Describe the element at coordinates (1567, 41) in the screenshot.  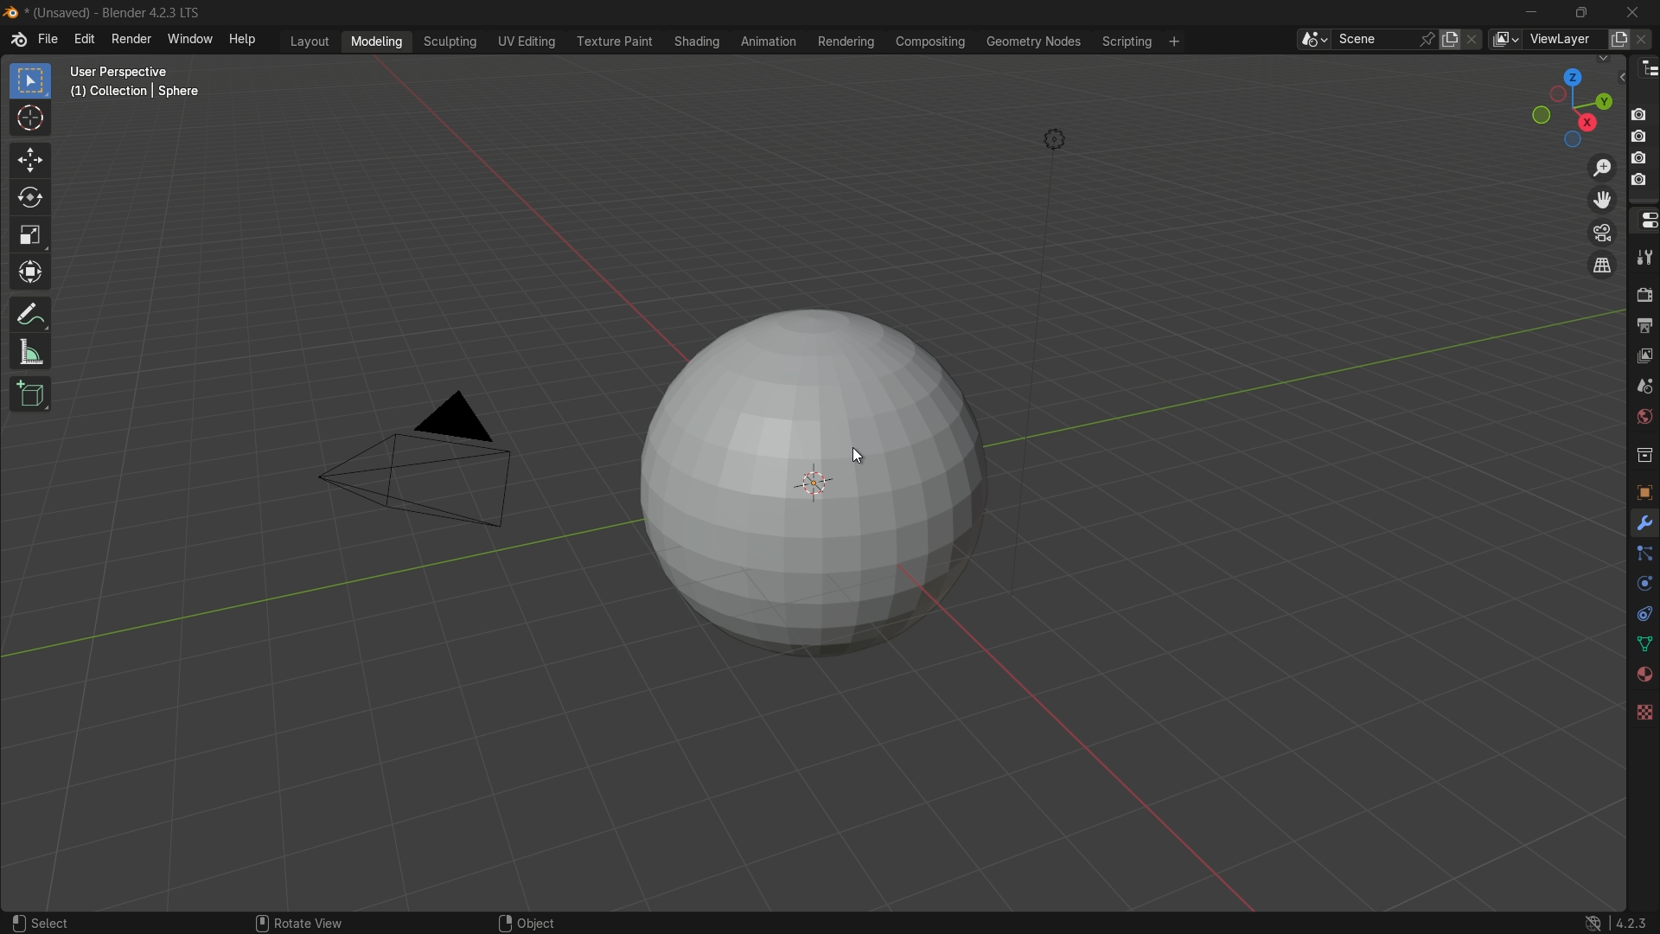
I see `view layer name` at that location.